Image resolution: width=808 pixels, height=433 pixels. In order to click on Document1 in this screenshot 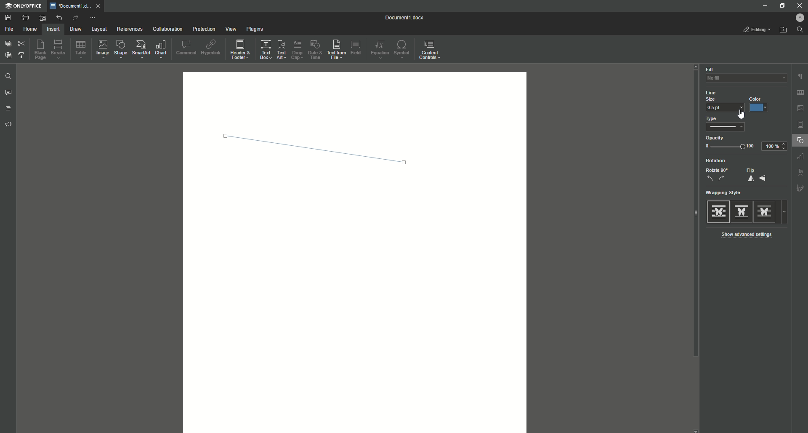, I will do `click(400, 17)`.